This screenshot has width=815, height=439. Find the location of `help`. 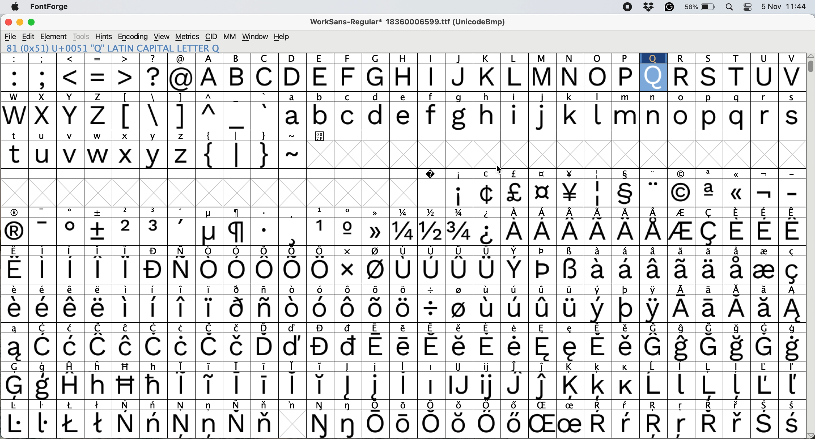

help is located at coordinates (280, 36).